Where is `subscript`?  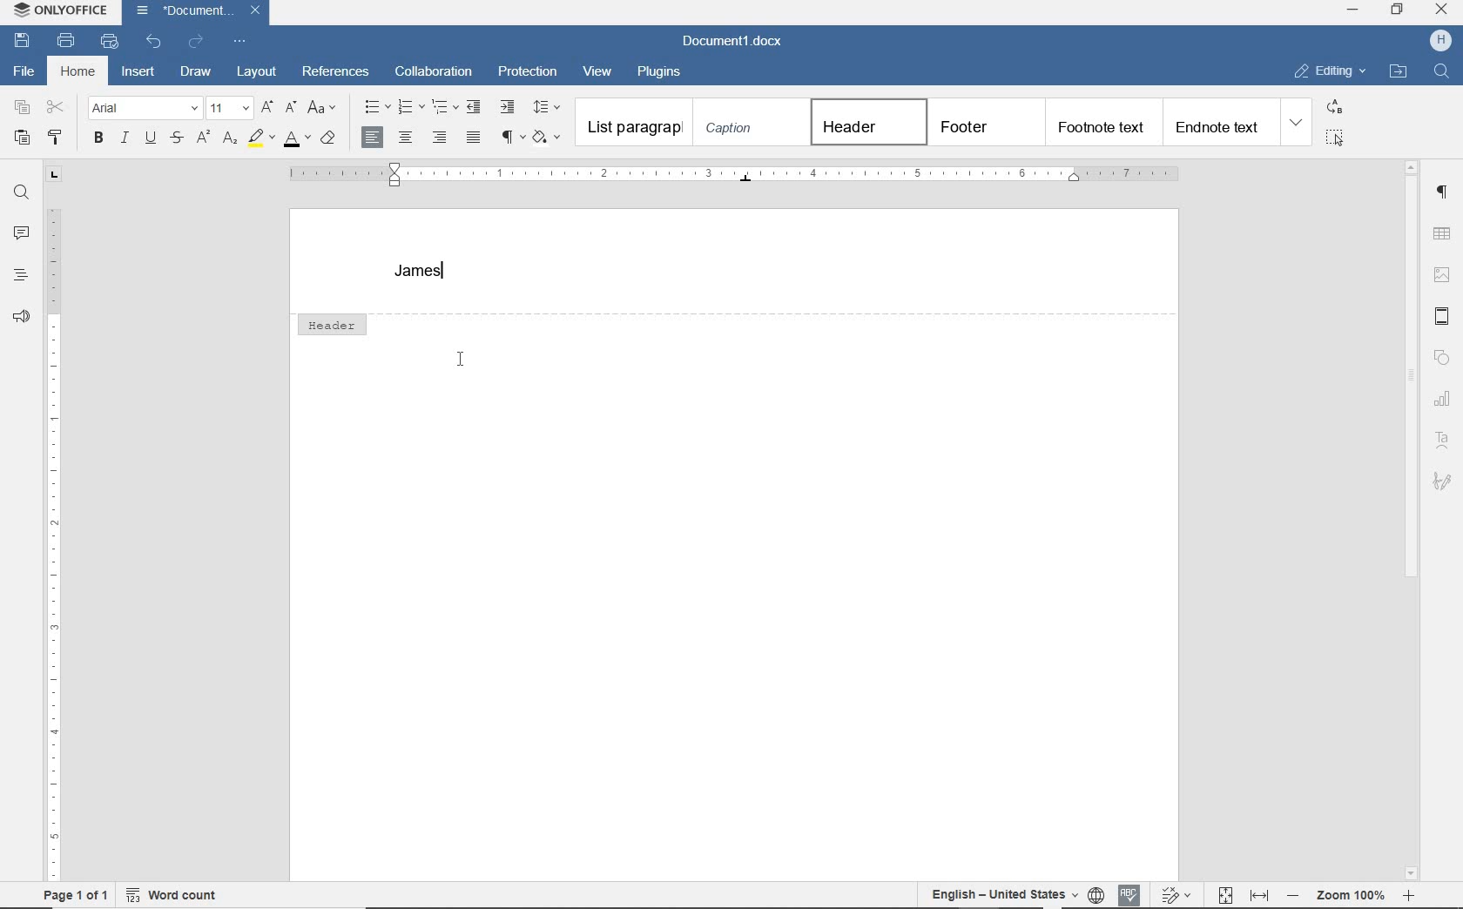 subscript is located at coordinates (232, 140).